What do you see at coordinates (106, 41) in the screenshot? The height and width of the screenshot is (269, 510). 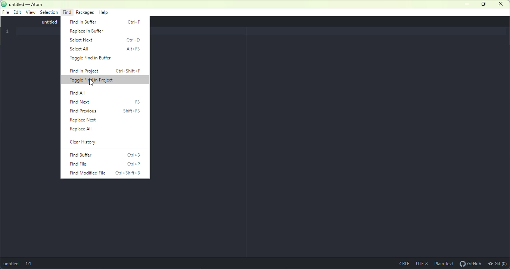 I see `select next` at bounding box center [106, 41].